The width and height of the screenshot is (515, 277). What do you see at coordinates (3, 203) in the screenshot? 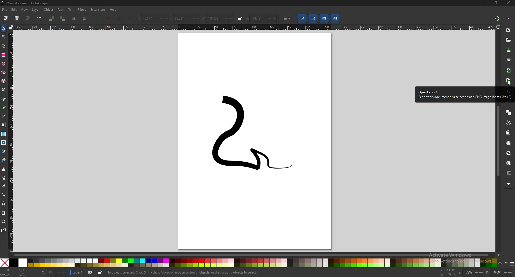
I see `lpe` at bounding box center [3, 203].